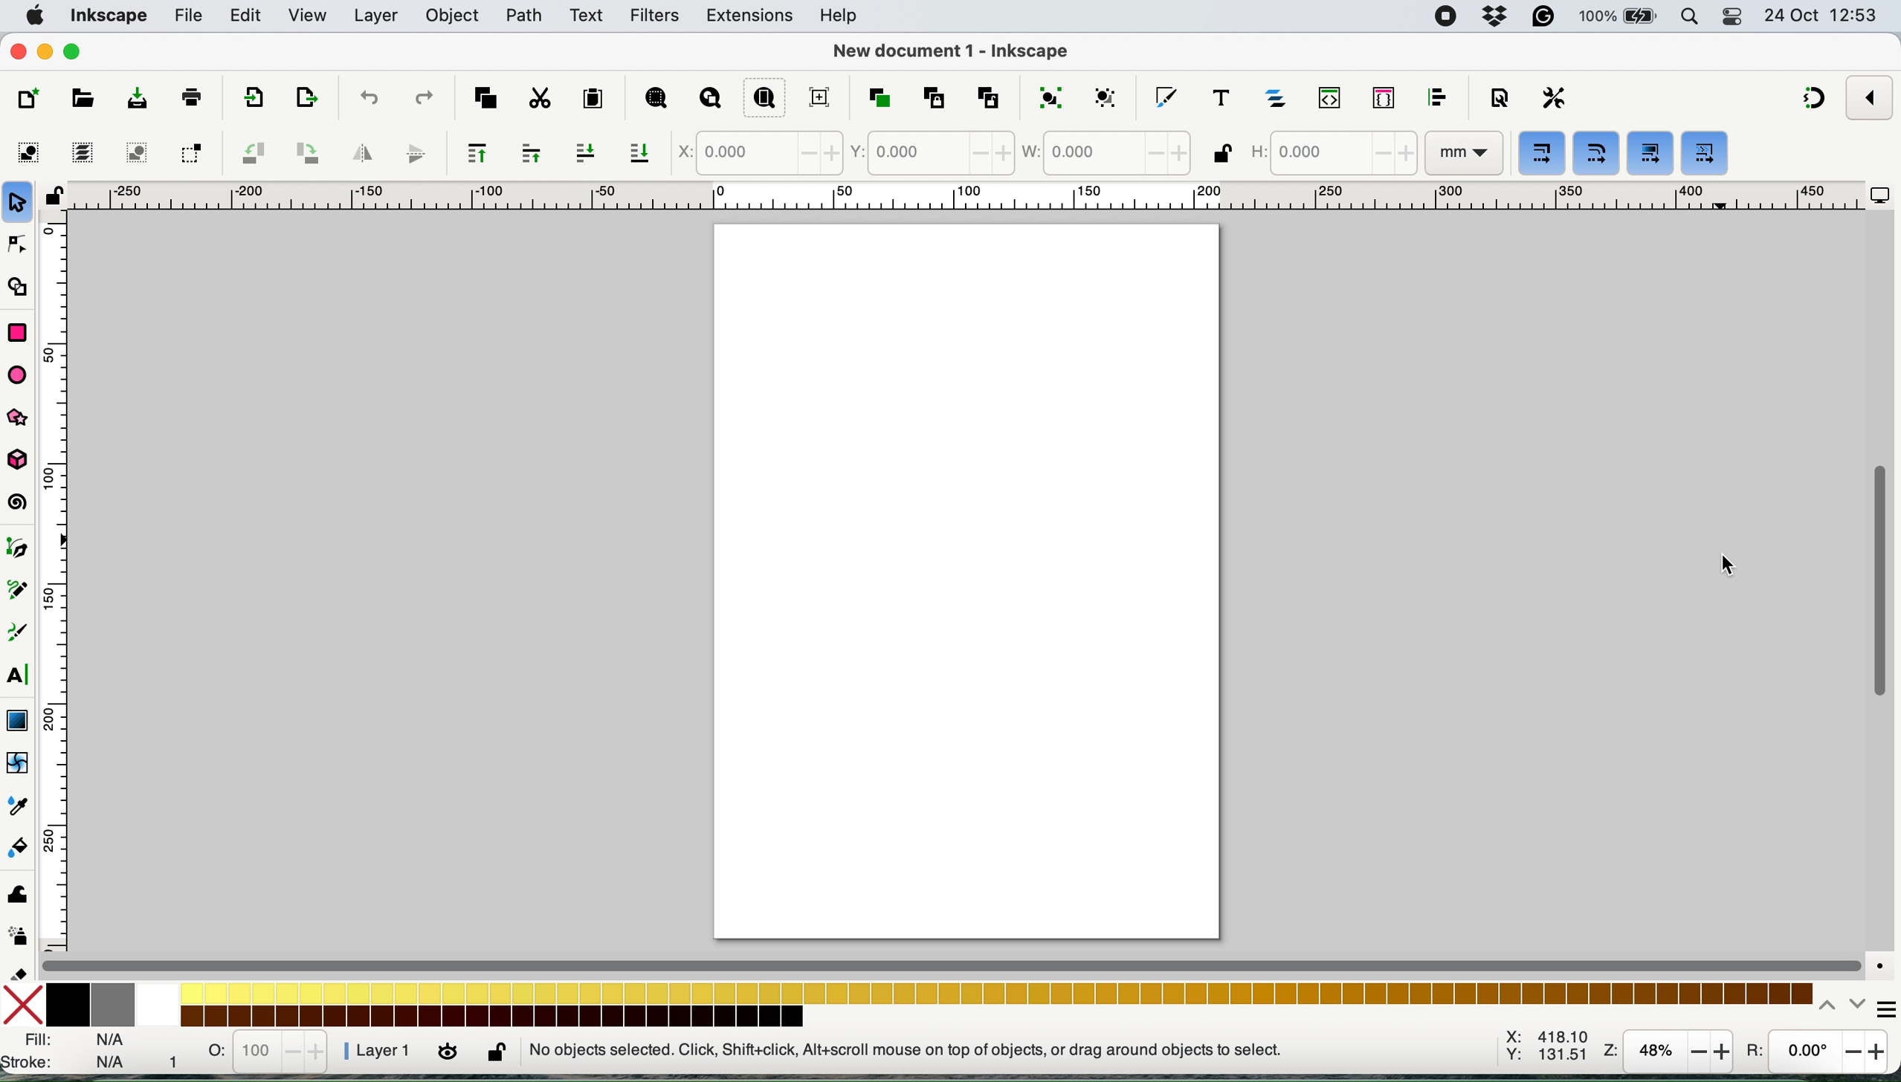 This screenshot has width=1901, height=1082. What do you see at coordinates (74, 52) in the screenshot?
I see `maximise` at bounding box center [74, 52].